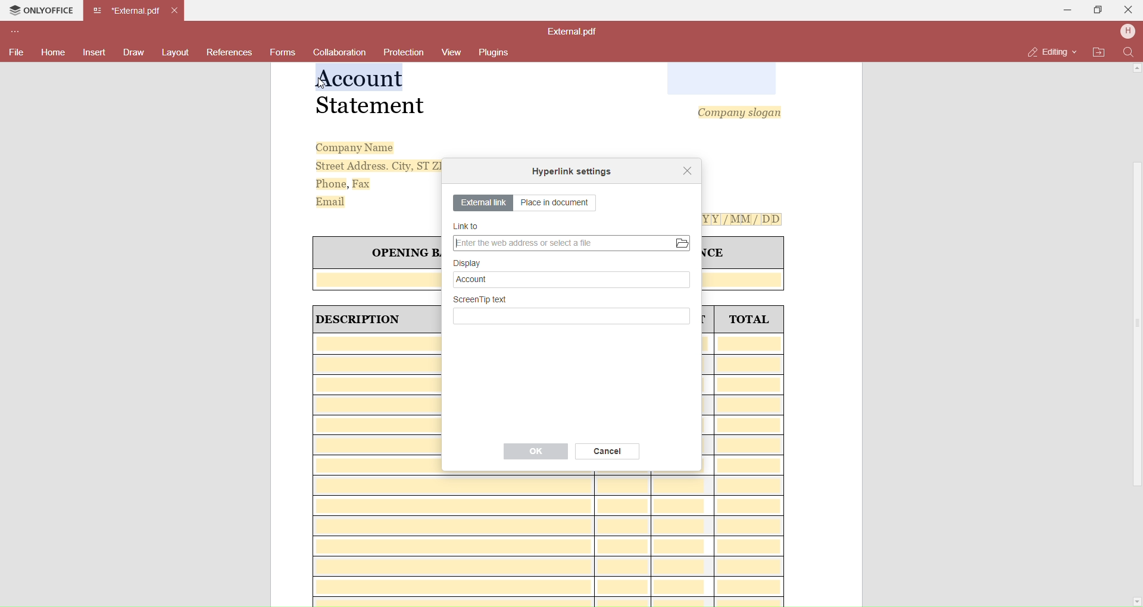 This screenshot has width=1143, height=607. I want to click on Write Screentp, so click(572, 315).